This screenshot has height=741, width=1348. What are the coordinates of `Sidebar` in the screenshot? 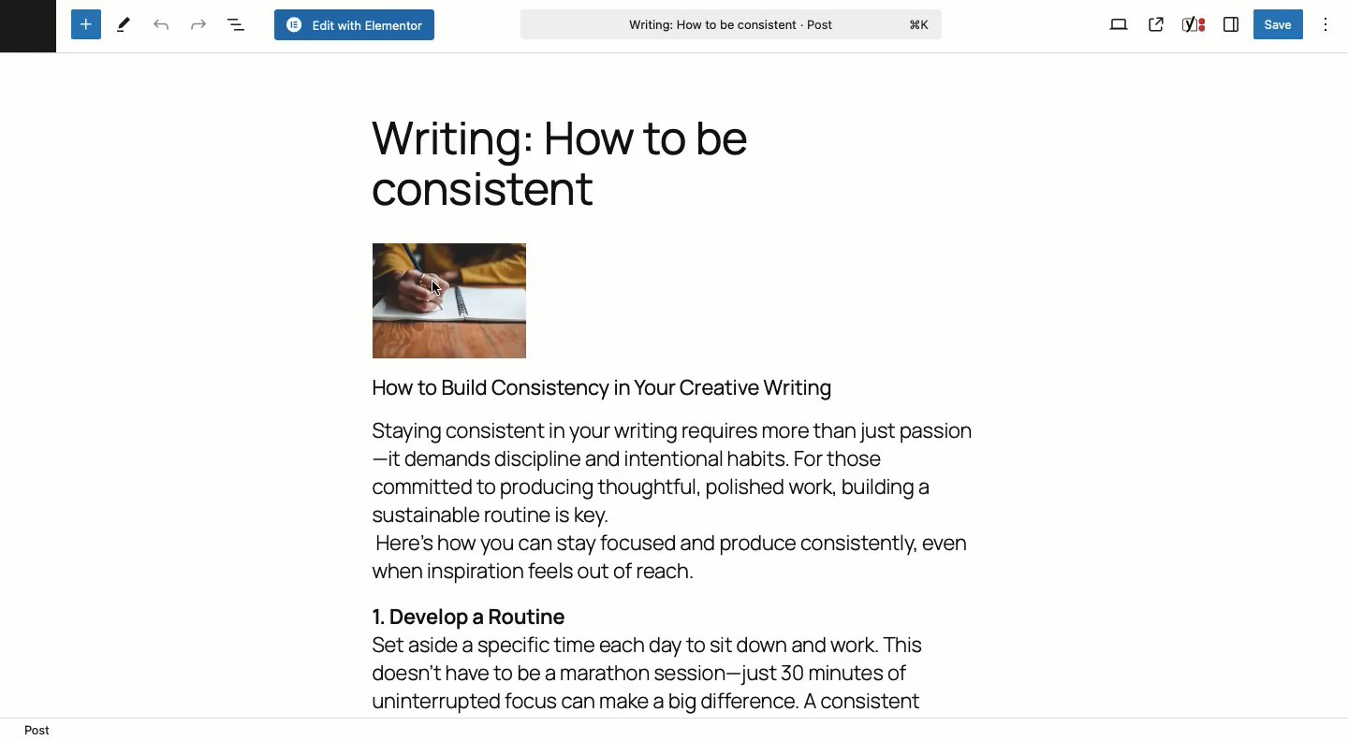 It's located at (1228, 25).